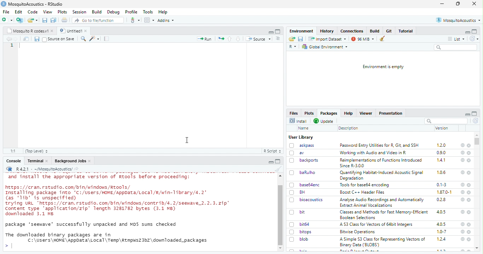 The width and height of the screenshot is (483, 254). What do you see at coordinates (107, 39) in the screenshot?
I see `Dataset’s ` at bounding box center [107, 39].